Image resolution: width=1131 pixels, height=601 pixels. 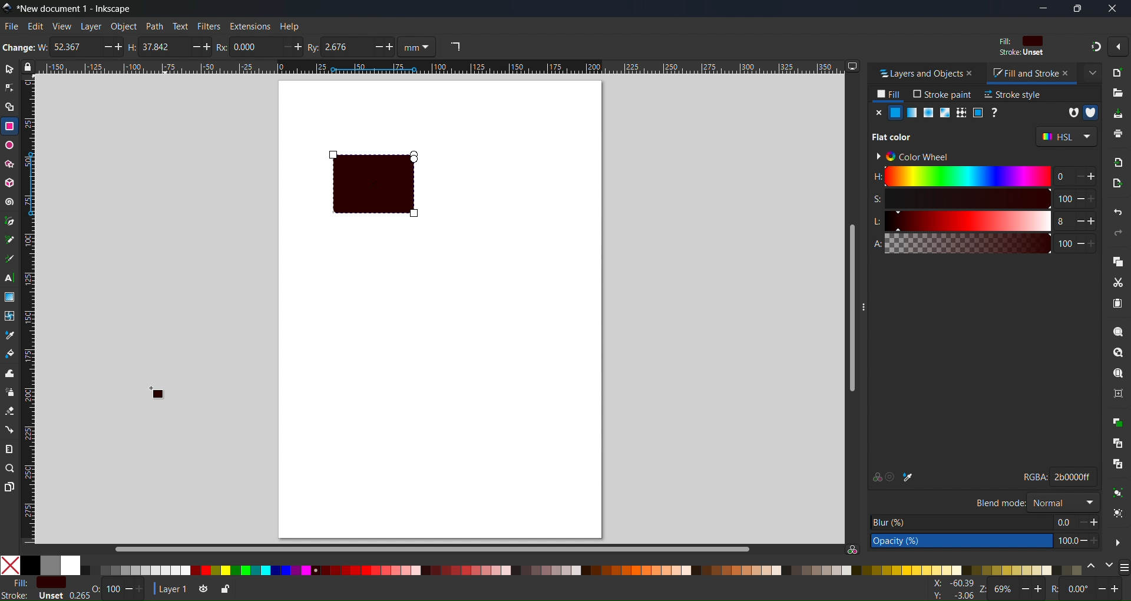 I want to click on 100, so click(x=1064, y=199).